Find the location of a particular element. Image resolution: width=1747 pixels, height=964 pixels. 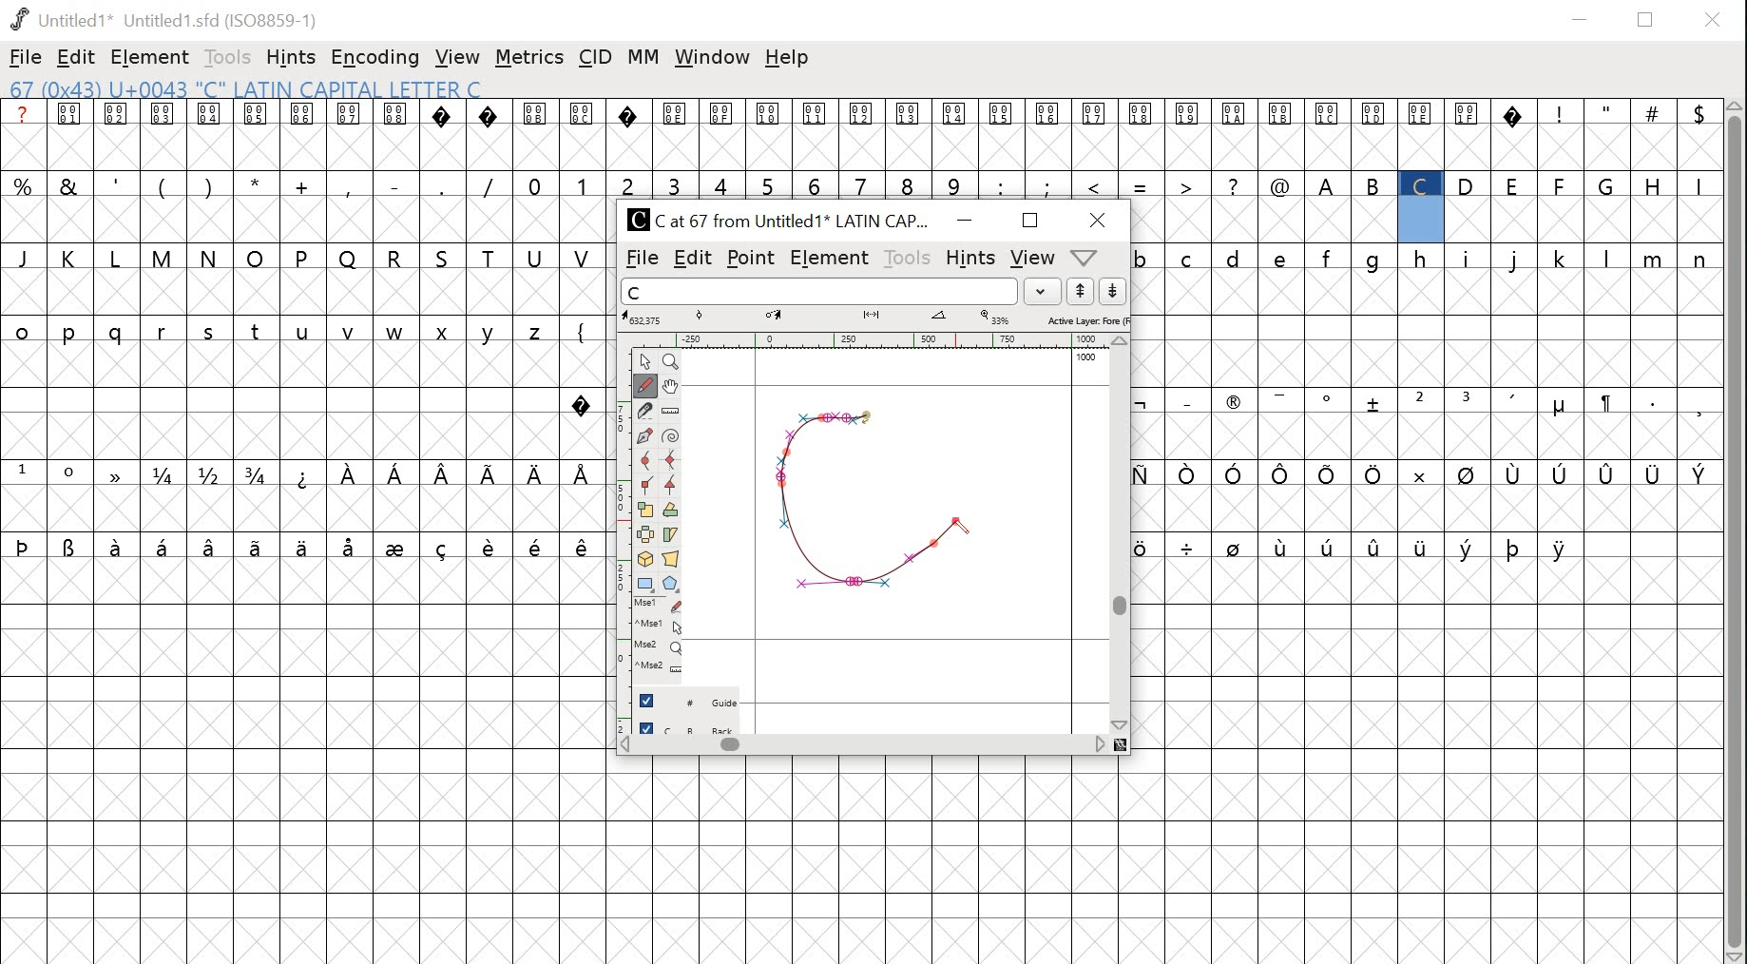

file is located at coordinates (25, 57).